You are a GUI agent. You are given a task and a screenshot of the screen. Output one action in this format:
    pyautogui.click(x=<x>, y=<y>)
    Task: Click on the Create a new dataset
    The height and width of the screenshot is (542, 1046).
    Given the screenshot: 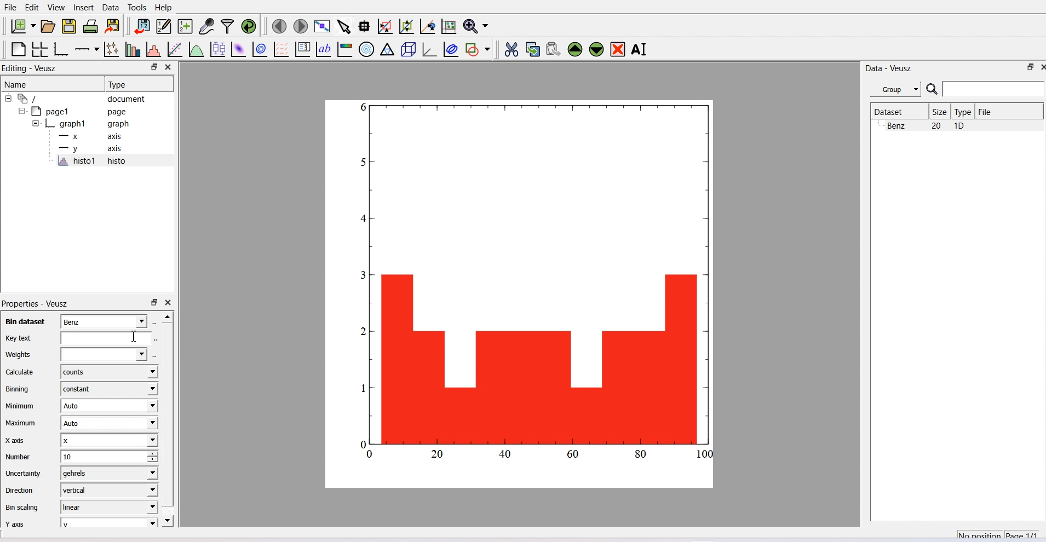 What is the action you would take?
    pyautogui.click(x=185, y=26)
    